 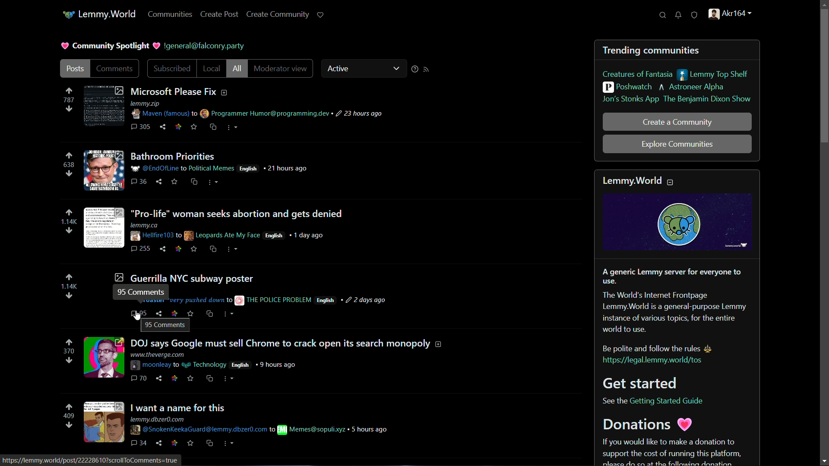 What do you see at coordinates (644, 383) in the screenshot?
I see `Get started` at bounding box center [644, 383].